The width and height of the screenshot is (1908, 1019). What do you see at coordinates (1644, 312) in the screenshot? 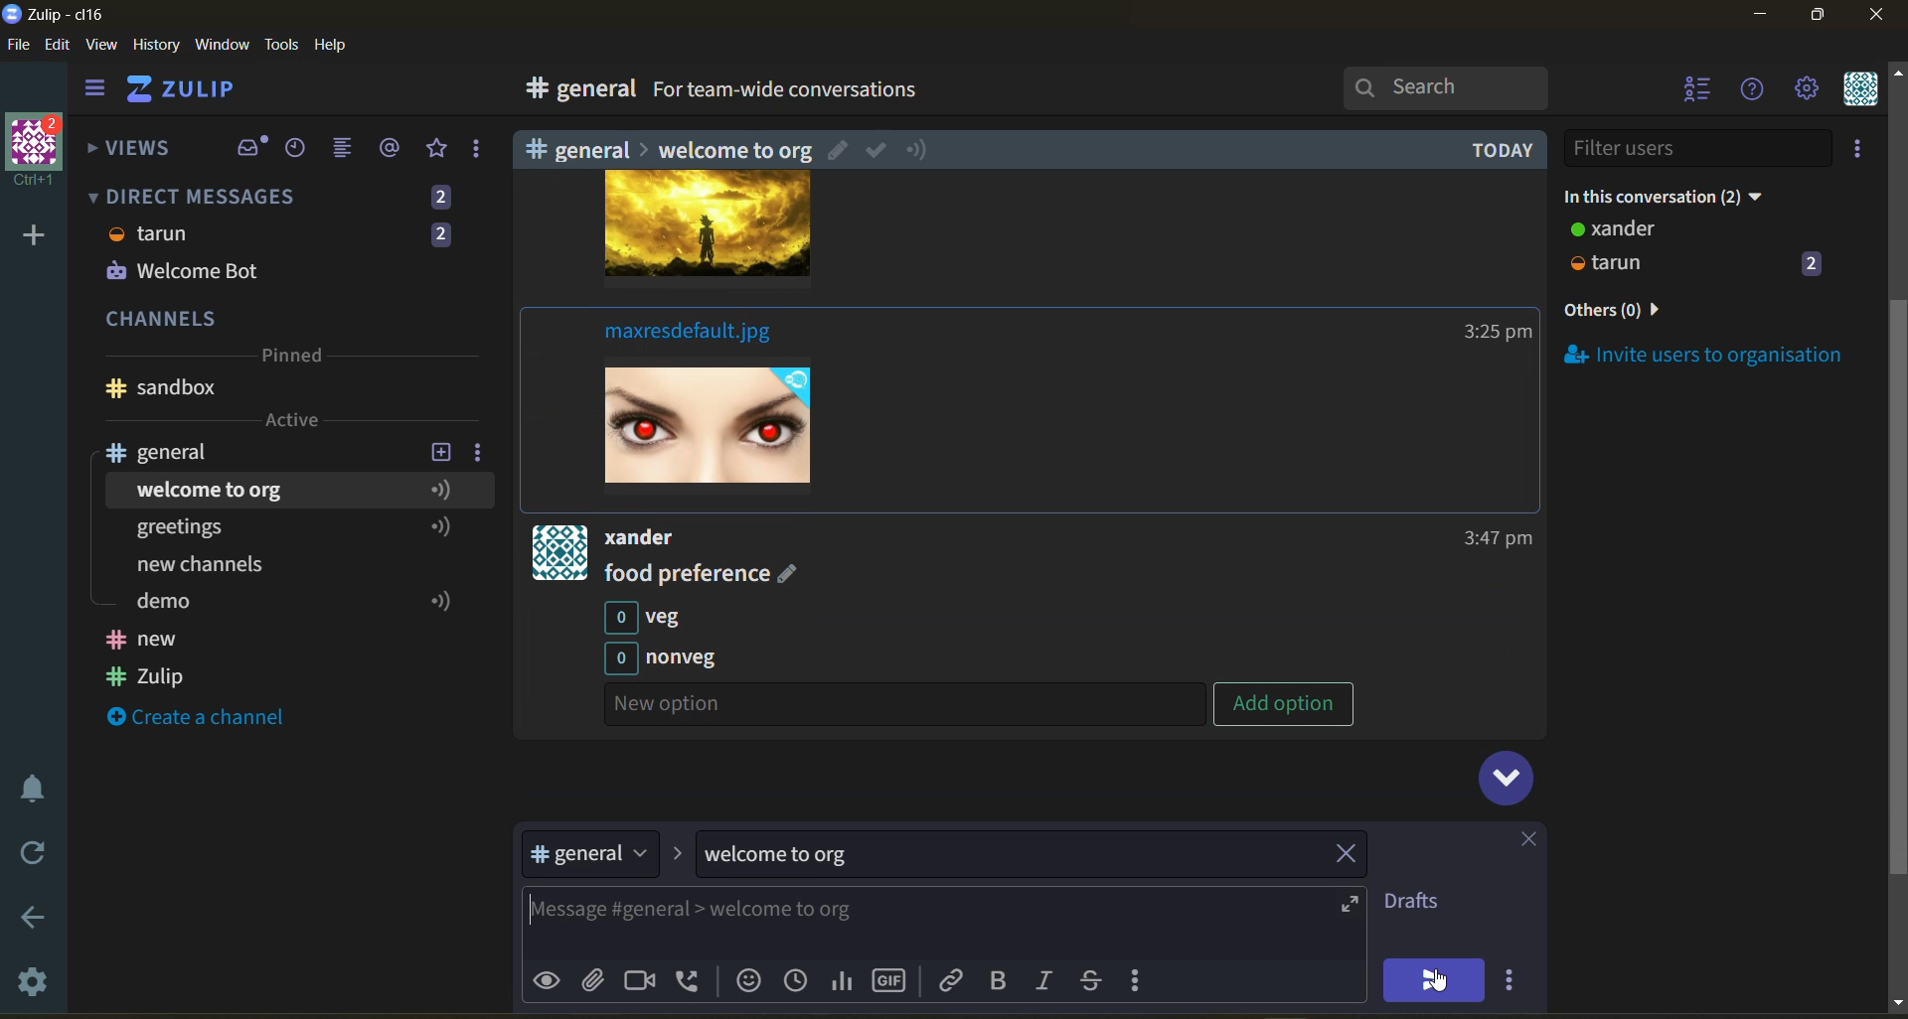
I see `others` at bounding box center [1644, 312].